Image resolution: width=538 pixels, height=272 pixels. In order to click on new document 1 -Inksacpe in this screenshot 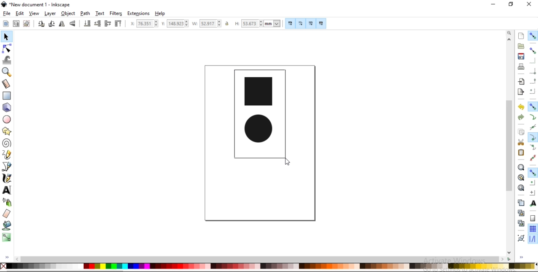, I will do `click(39, 5)`.